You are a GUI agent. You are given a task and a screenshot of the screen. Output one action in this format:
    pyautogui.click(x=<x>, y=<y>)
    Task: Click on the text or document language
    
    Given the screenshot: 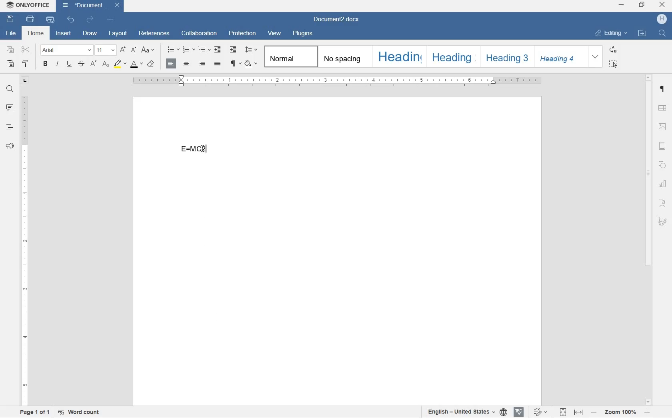 What is the action you would take?
    pyautogui.click(x=468, y=412)
    